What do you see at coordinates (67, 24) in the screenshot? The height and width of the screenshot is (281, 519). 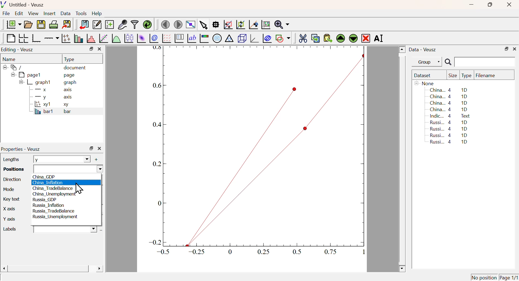 I see `Export to graphics format` at bounding box center [67, 24].